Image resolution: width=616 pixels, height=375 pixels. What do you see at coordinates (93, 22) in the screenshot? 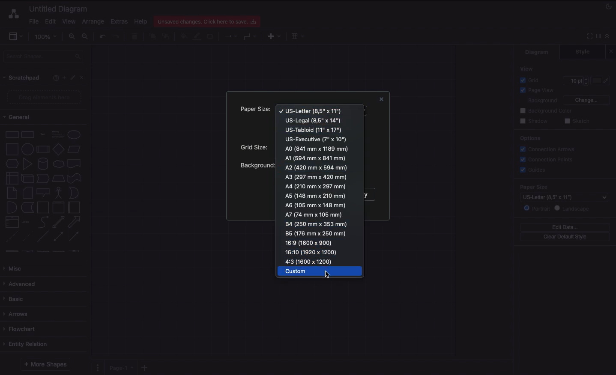
I see `Arrange` at bounding box center [93, 22].